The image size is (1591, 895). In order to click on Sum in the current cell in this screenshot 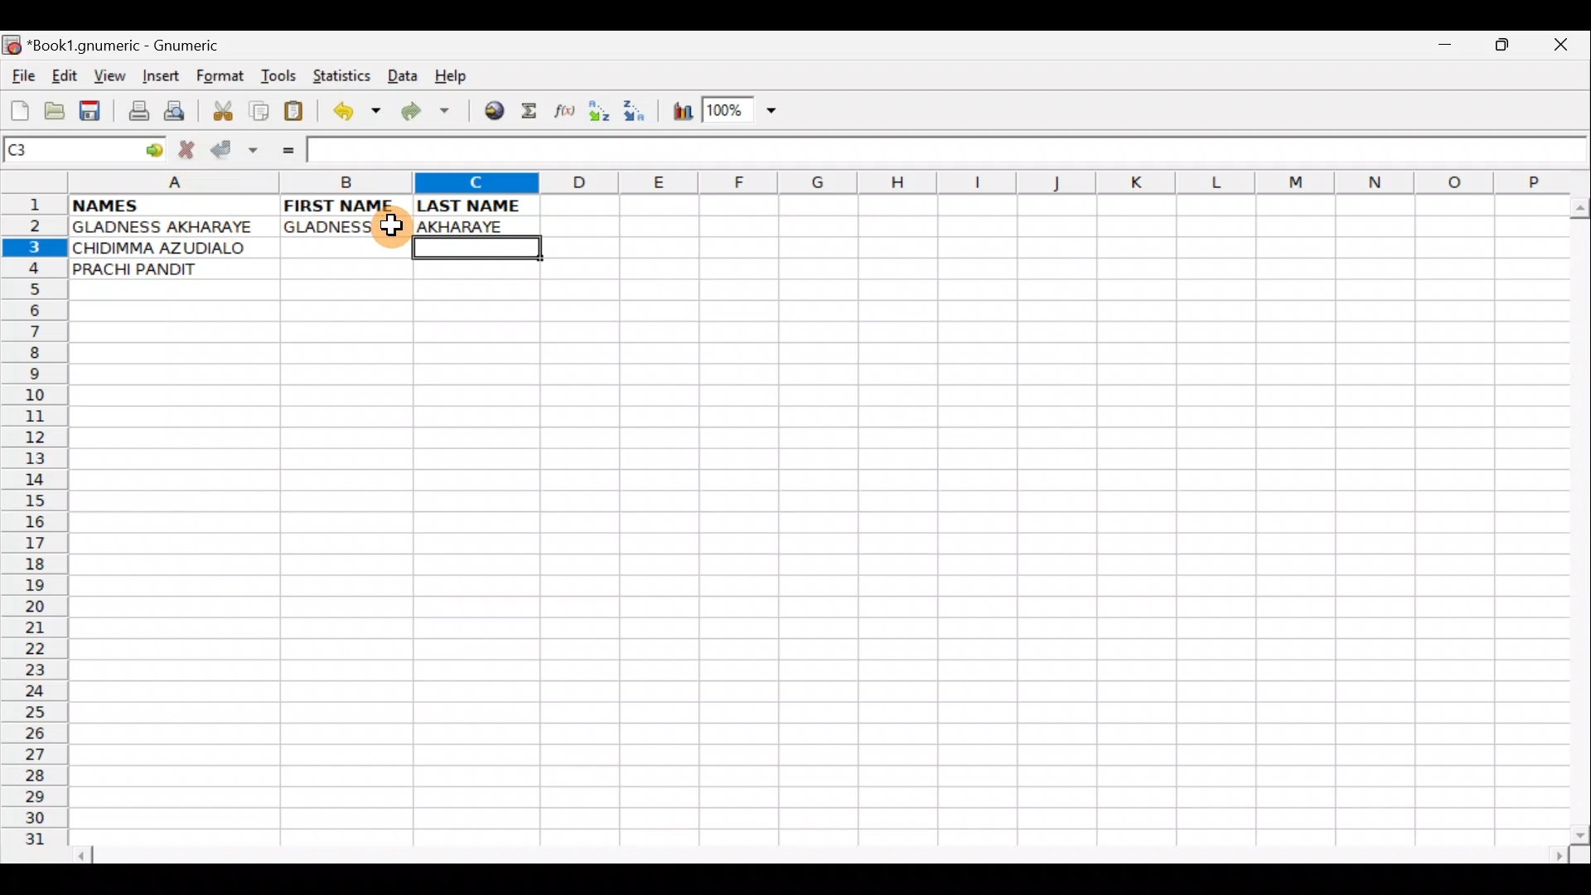, I will do `click(534, 112)`.